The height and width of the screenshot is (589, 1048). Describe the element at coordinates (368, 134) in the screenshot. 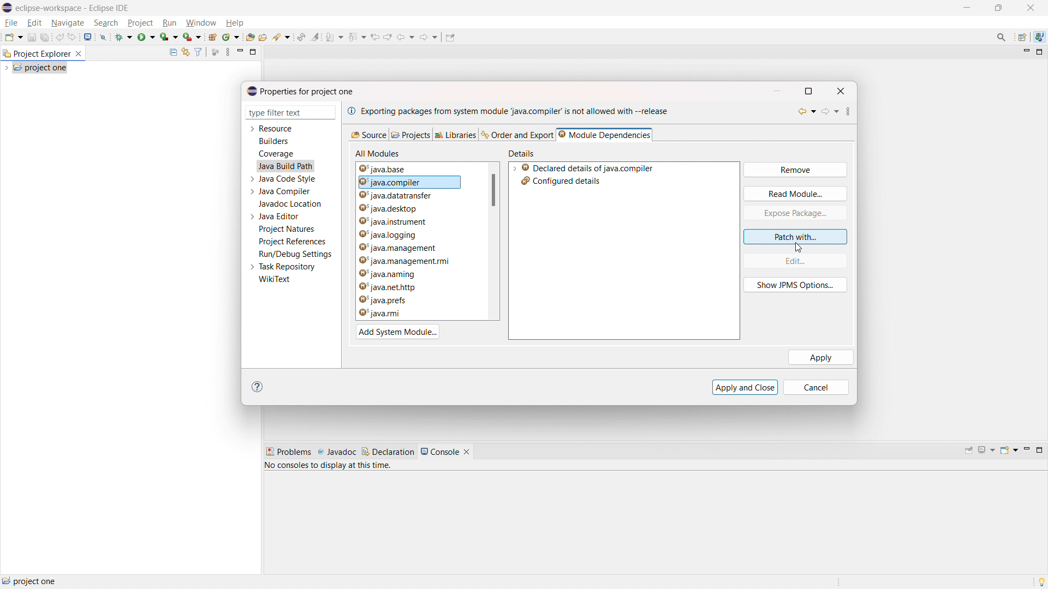

I see `source` at that location.